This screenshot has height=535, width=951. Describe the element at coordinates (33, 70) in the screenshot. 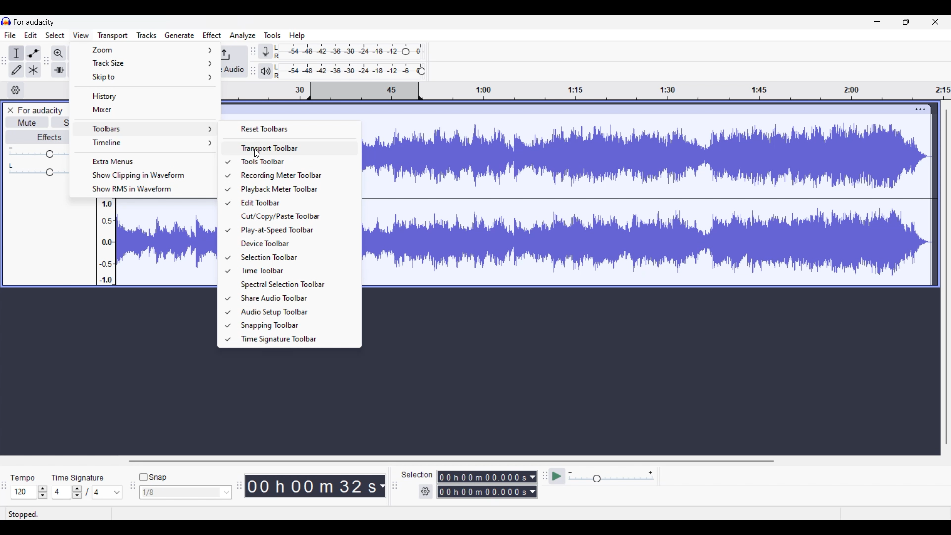

I see `Multi-tool` at that location.